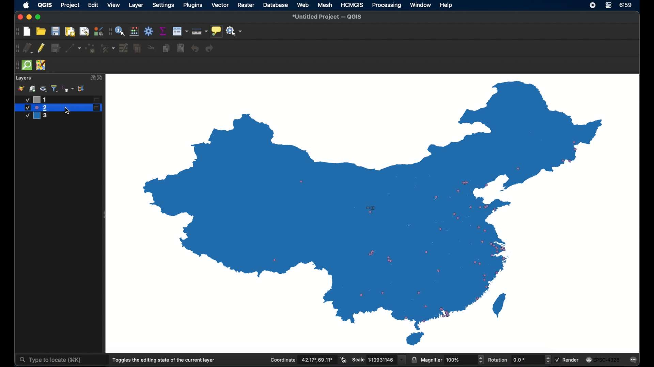 This screenshot has width=654, height=367. I want to click on add group, so click(33, 88).